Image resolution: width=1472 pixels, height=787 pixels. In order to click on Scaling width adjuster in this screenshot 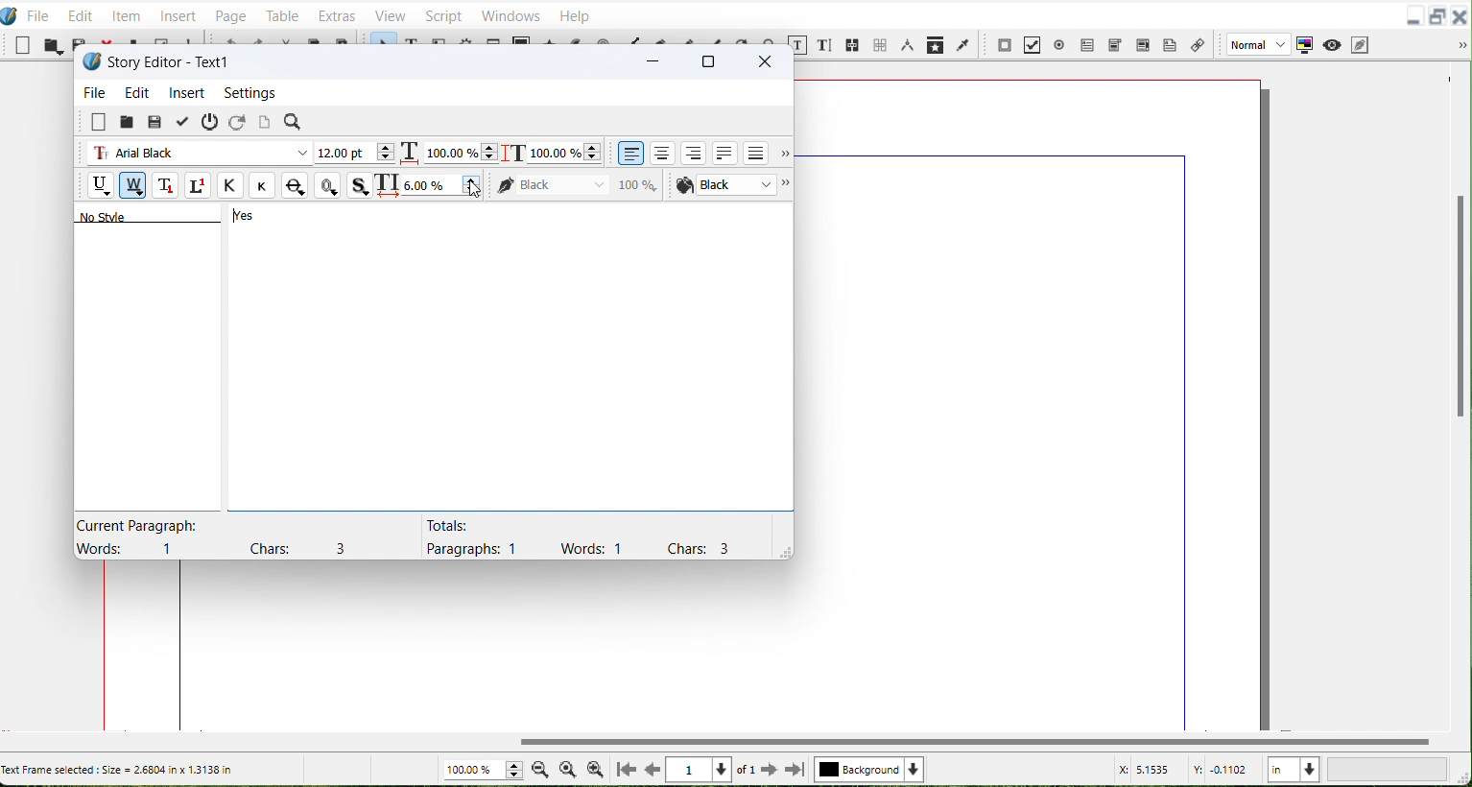, I will do `click(448, 150)`.